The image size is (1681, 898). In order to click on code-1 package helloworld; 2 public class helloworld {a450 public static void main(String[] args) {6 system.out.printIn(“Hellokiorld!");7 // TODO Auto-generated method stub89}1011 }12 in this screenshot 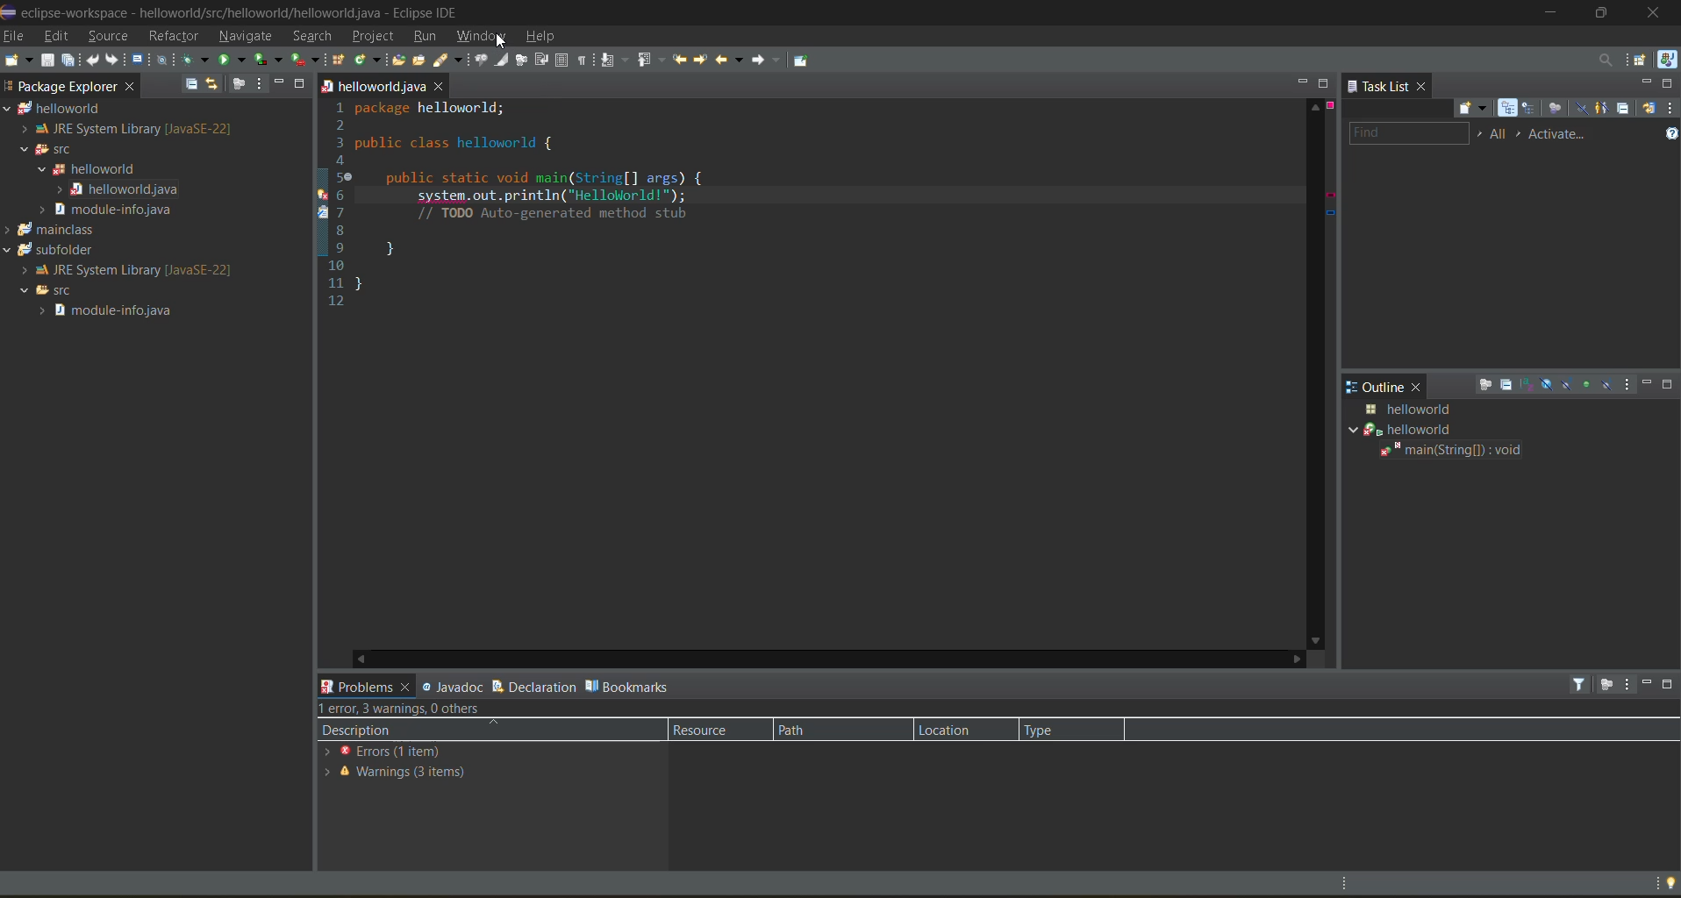, I will do `click(662, 217)`.